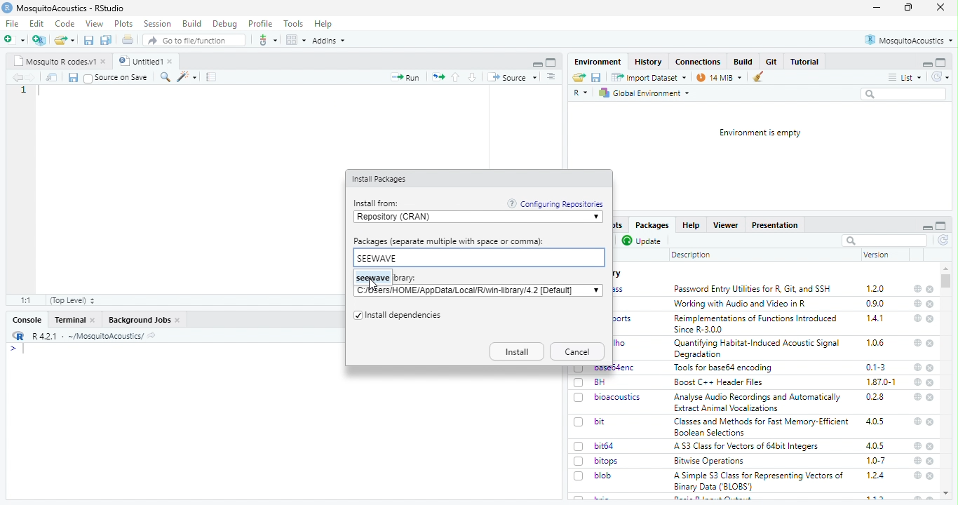 This screenshot has height=505, width=958. Describe the element at coordinates (172, 61) in the screenshot. I see `close` at that location.